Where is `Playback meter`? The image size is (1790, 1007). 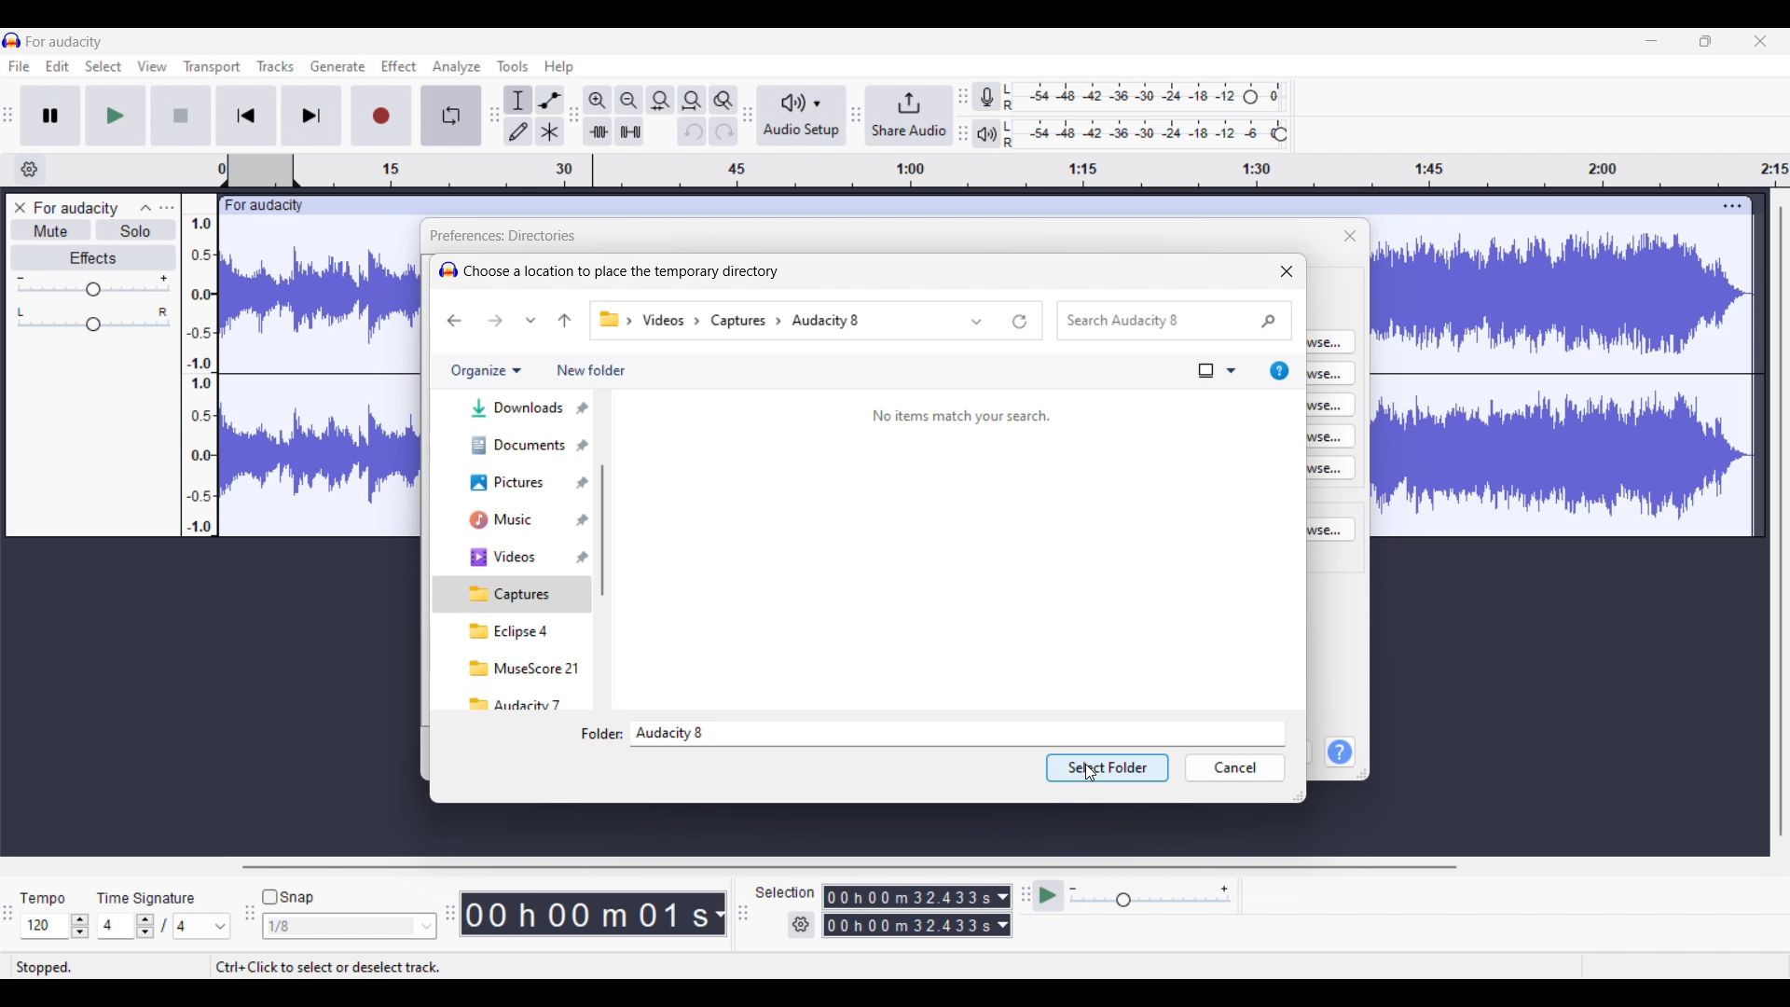
Playback meter is located at coordinates (984, 134).